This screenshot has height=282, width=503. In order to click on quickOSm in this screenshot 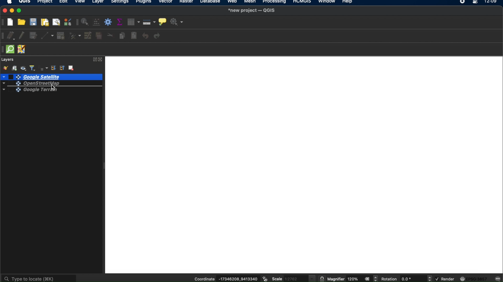, I will do `click(12, 49)`.